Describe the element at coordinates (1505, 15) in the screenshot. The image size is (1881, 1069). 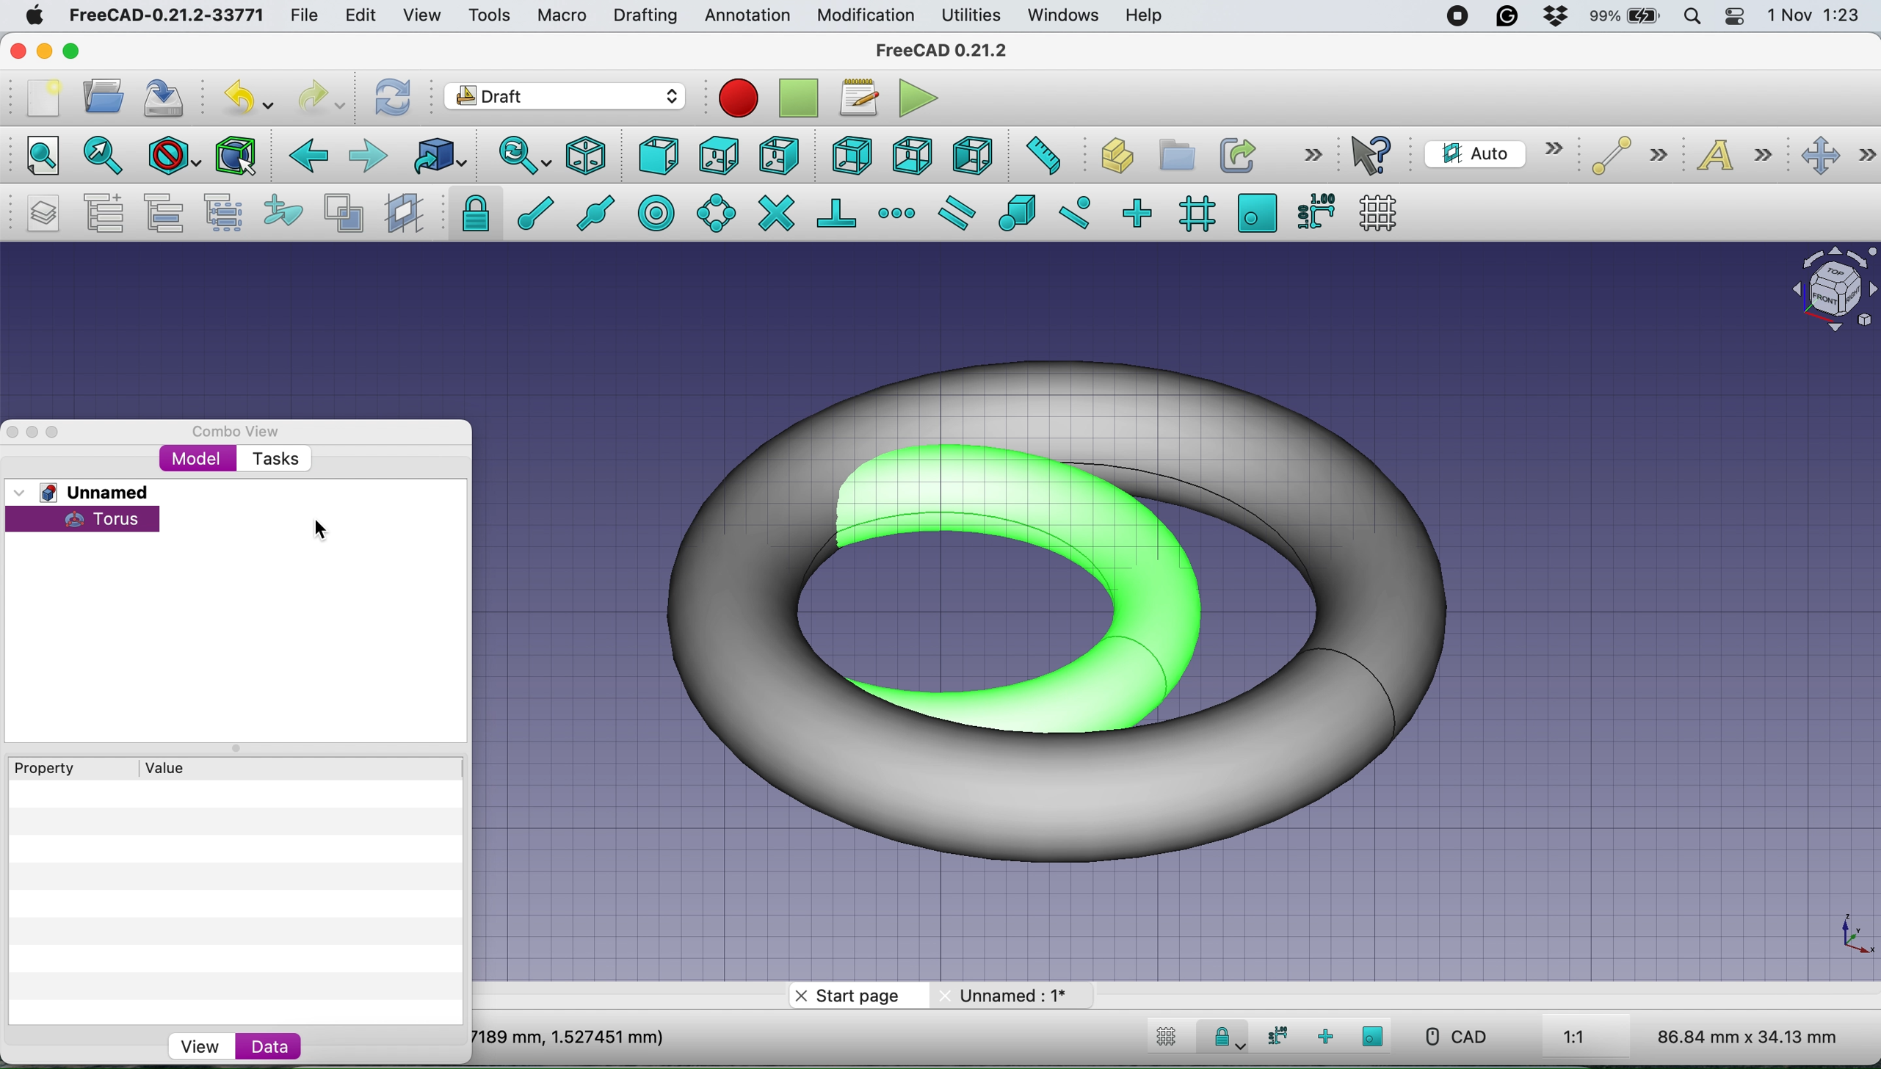
I see `grammarly` at that location.